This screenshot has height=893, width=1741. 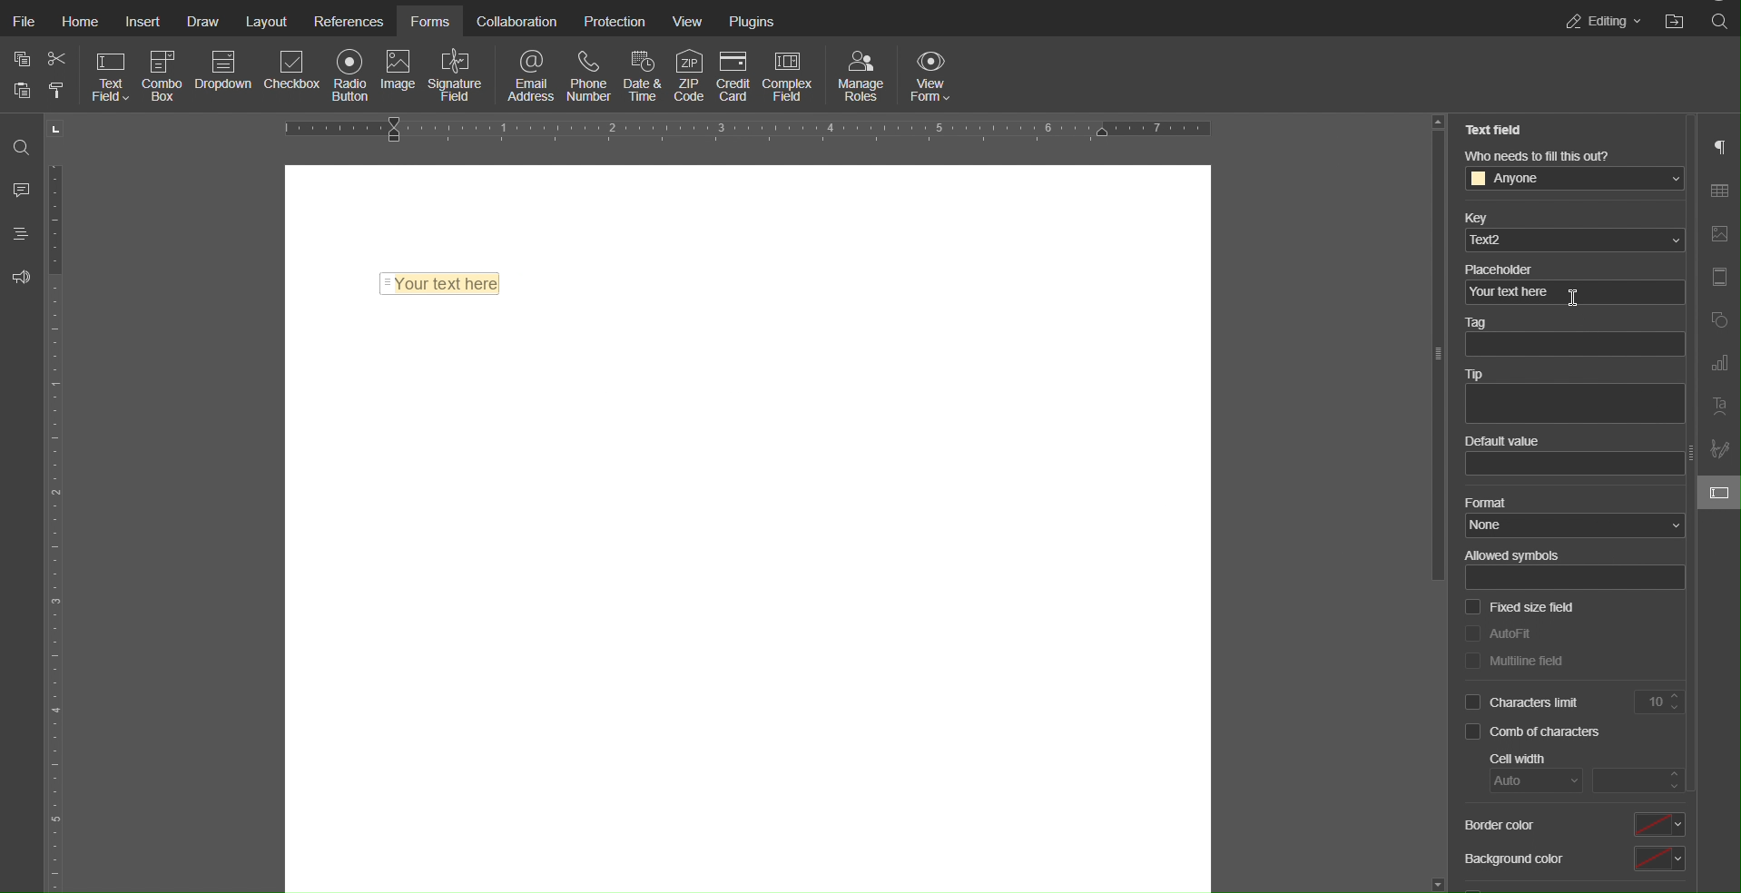 I want to click on Who needs to fill this out?, so click(x=1569, y=172).